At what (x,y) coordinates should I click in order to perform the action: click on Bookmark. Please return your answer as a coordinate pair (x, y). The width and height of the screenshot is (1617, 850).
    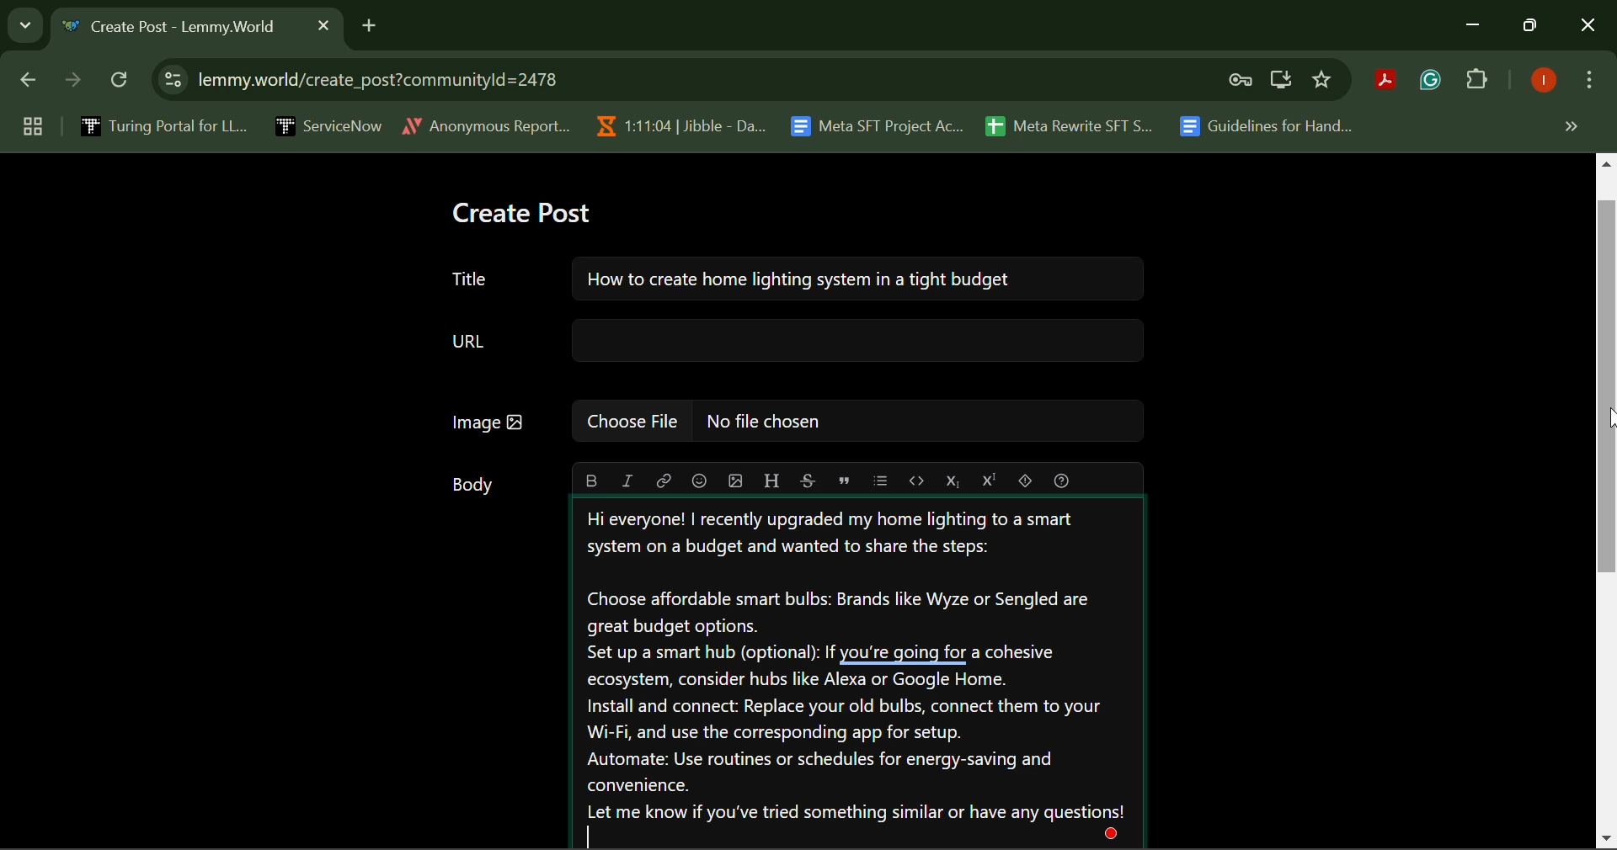
    Looking at the image, I should click on (1323, 80).